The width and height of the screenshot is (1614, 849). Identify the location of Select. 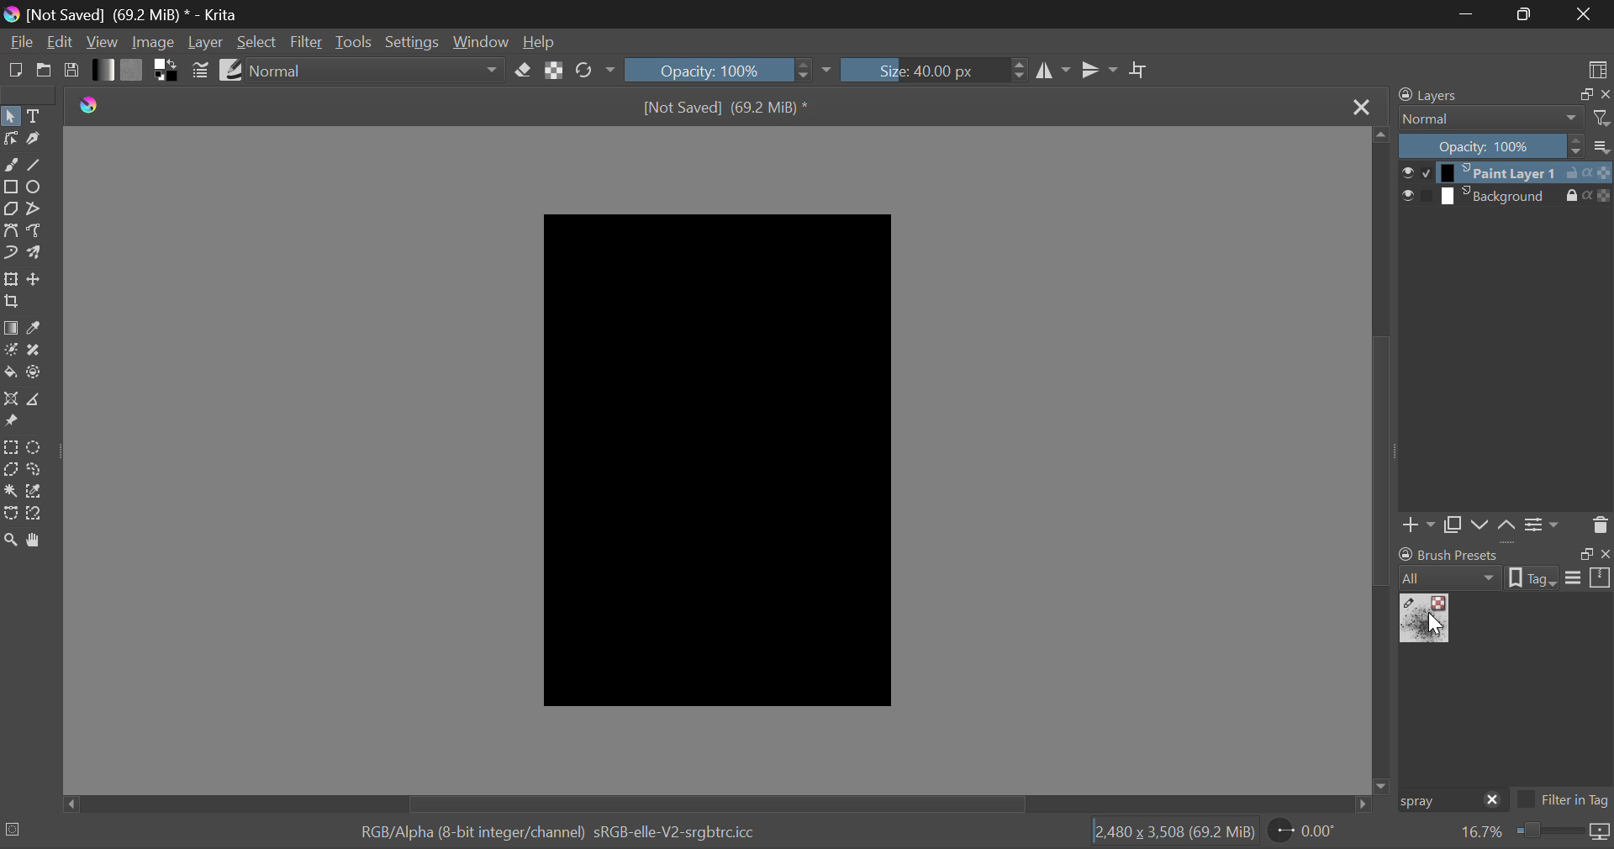
(257, 41).